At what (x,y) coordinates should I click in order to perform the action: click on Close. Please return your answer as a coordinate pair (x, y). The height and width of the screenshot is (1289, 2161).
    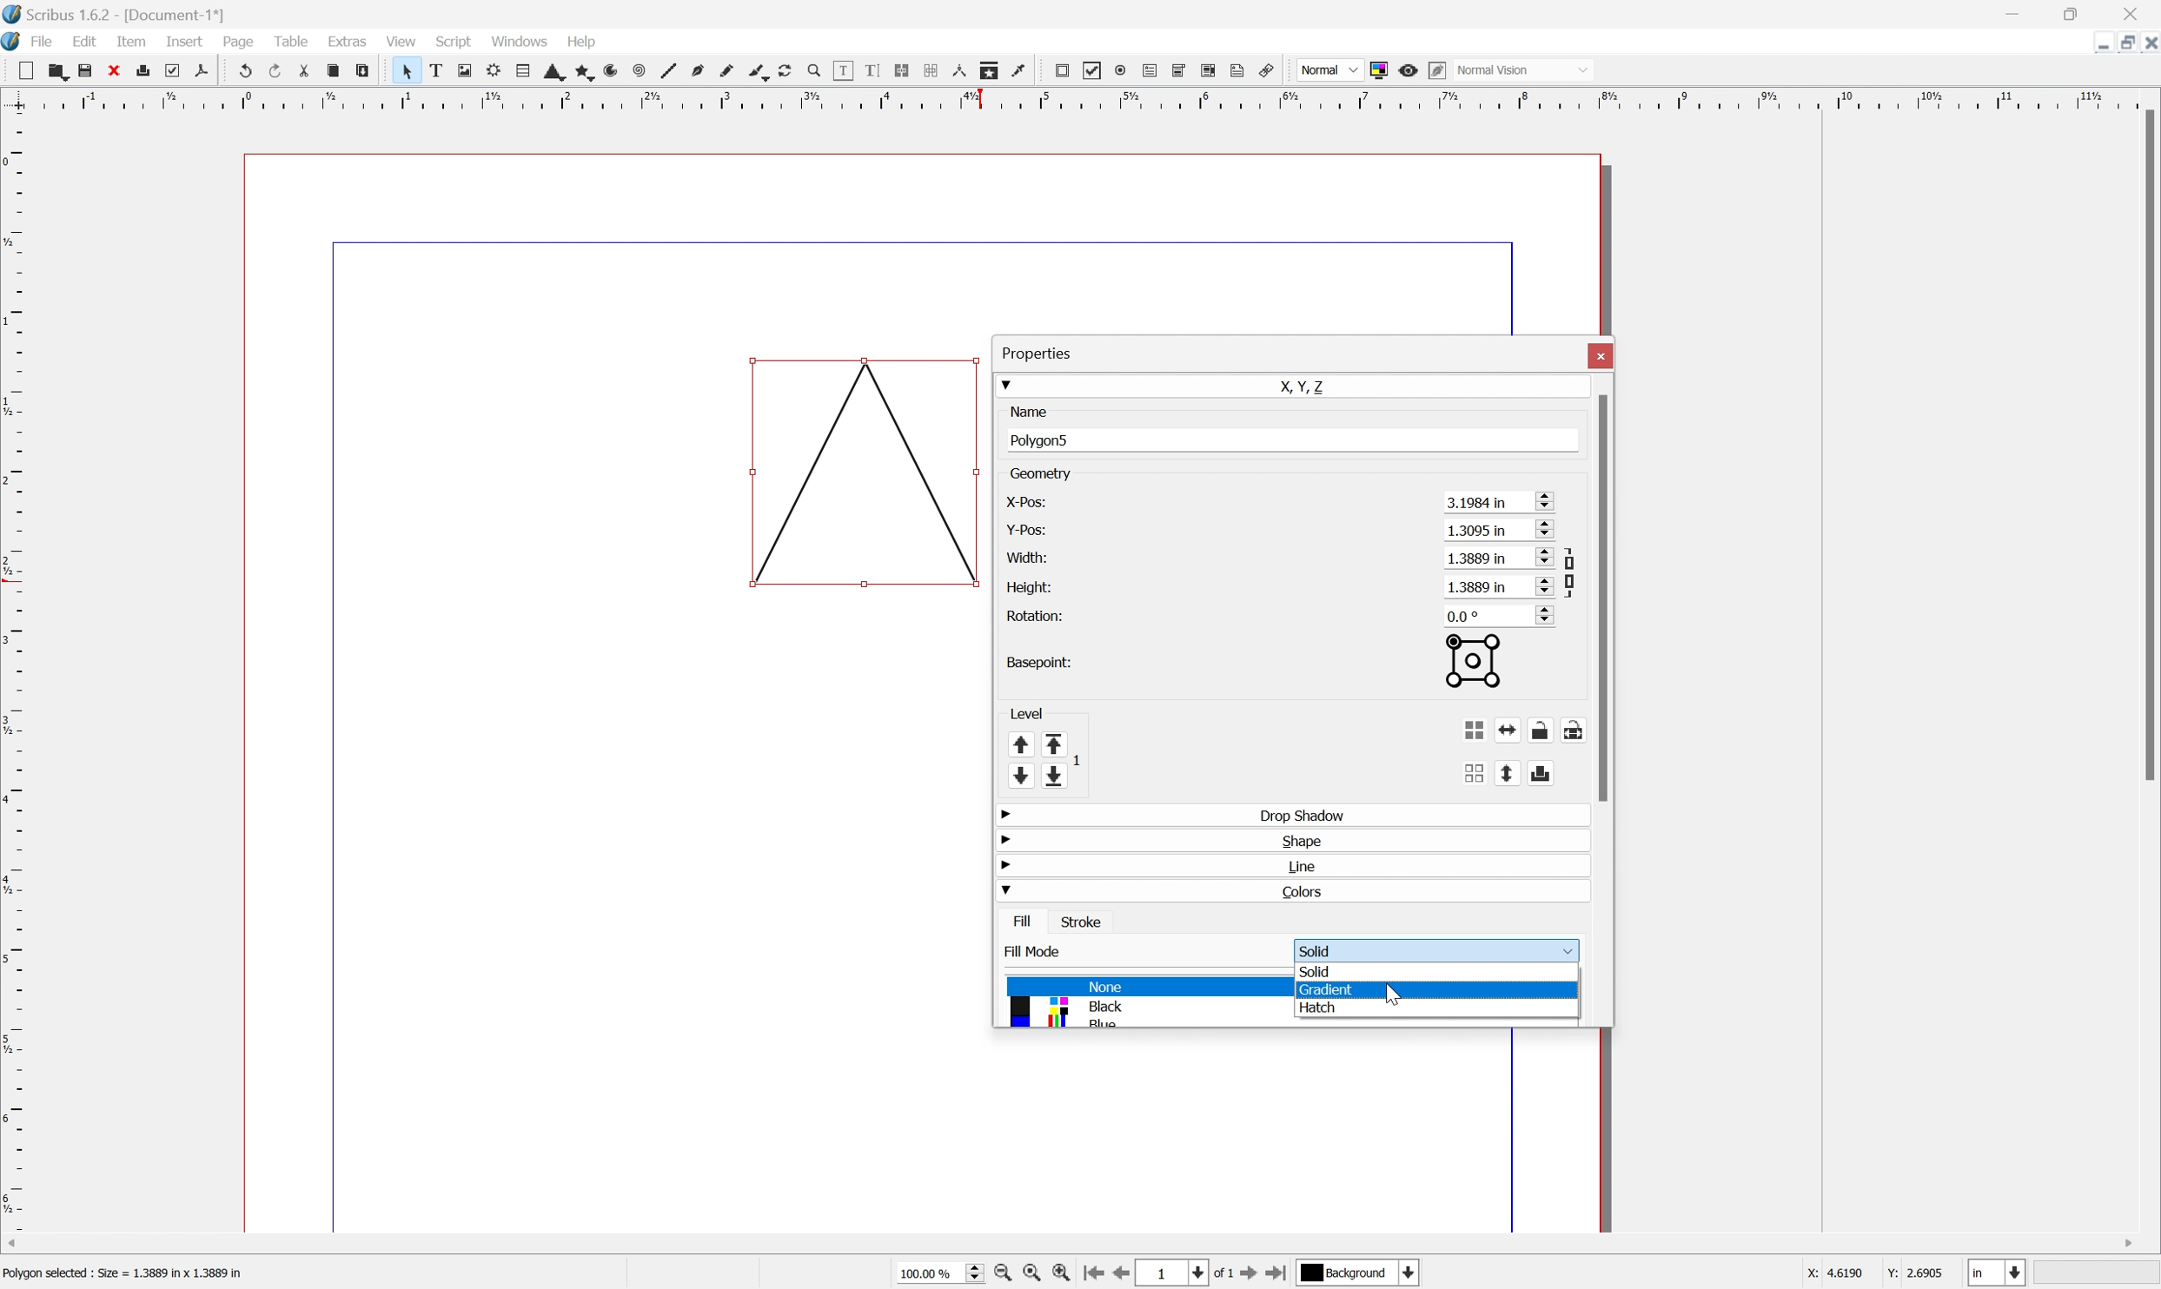
    Looking at the image, I should click on (115, 69).